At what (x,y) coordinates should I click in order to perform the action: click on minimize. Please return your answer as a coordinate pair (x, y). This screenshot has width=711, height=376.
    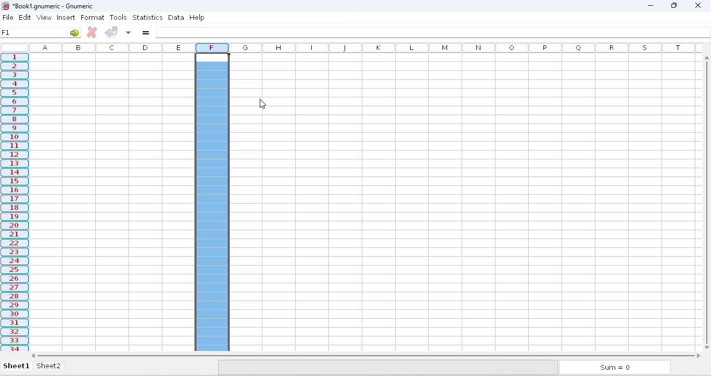
    Looking at the image, I should click on (650, 5).